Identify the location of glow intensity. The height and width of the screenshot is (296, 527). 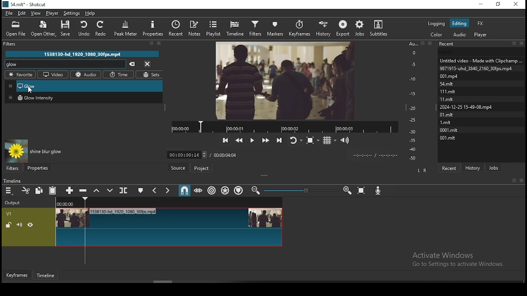
(85, 97).